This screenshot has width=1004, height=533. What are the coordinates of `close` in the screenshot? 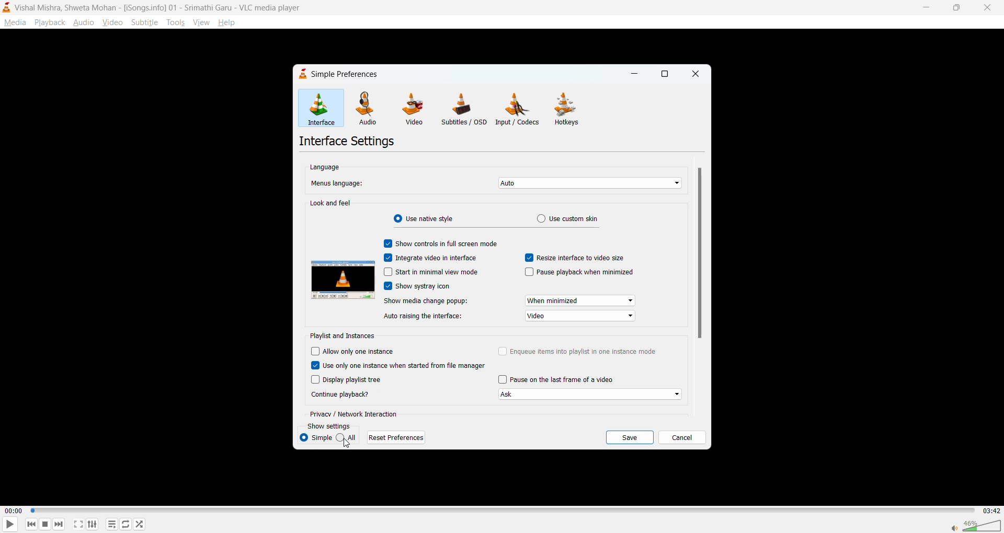 It's located at (694, 74).